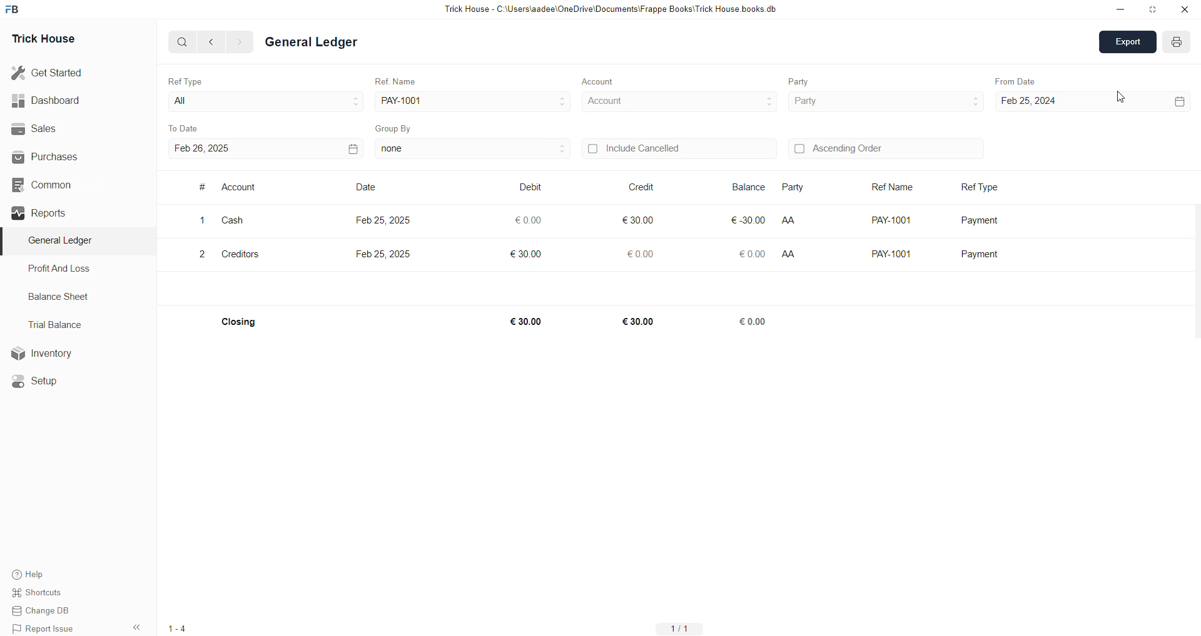 The width and height of the screenshot is (1201, 636). Describe the element at coordinates (889, 218) in the screenshot. I see `PAY-1001` at that location.